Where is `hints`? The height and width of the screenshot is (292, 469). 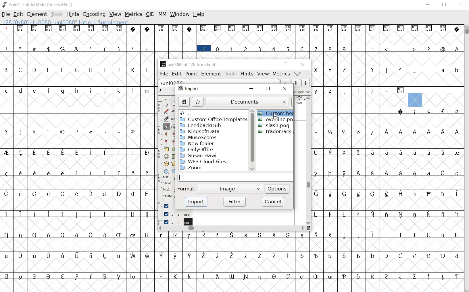 hints is located at coordinates (246, 74).